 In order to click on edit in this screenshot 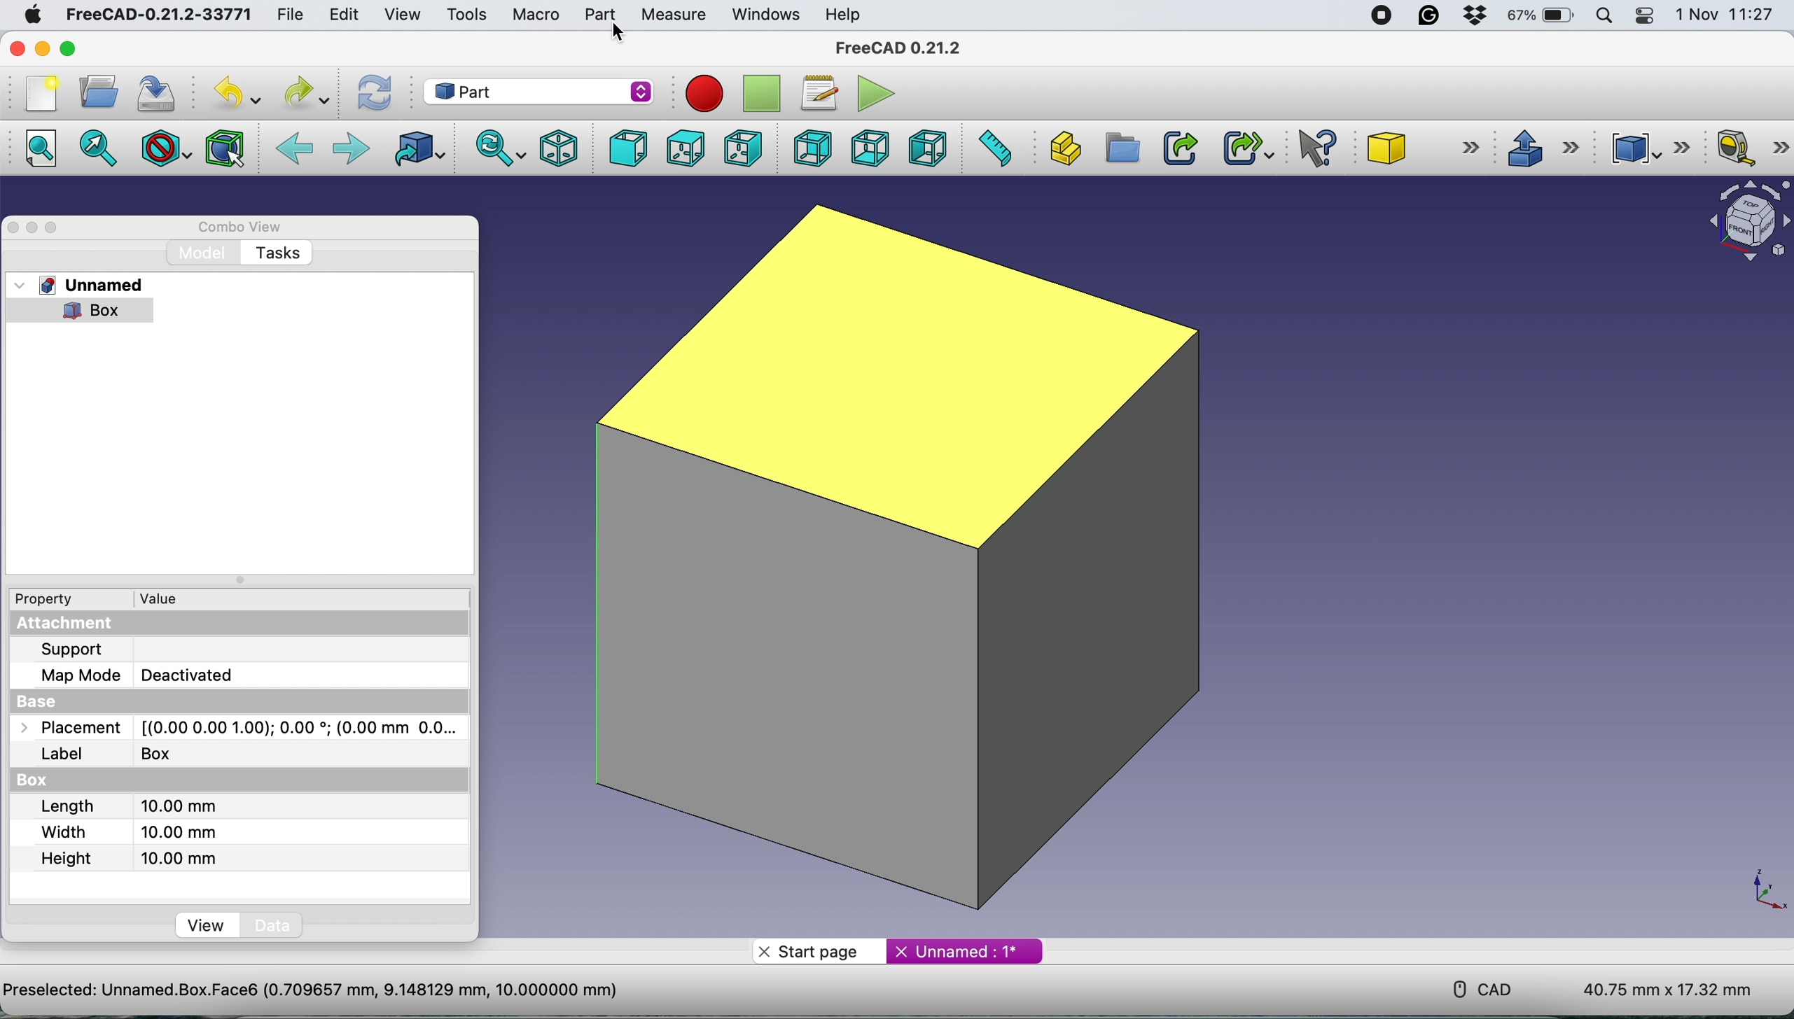, I will do `click(348, 16)`.